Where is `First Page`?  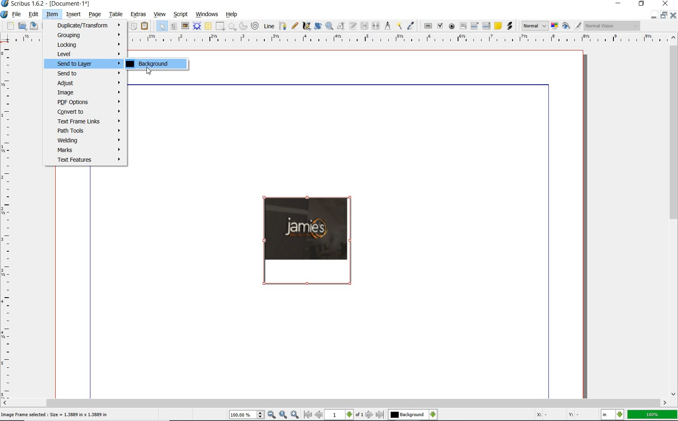 First Page is located at coordinates (308, 415).